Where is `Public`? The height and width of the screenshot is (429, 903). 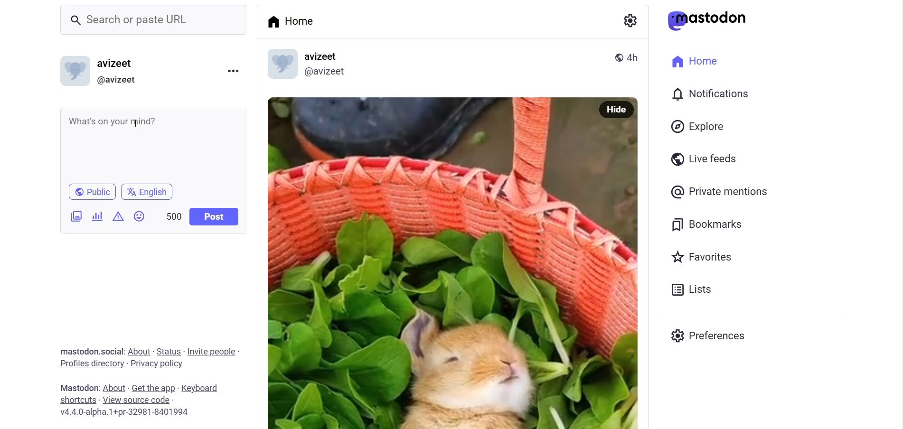
Public is located at coordinates (92, 191).